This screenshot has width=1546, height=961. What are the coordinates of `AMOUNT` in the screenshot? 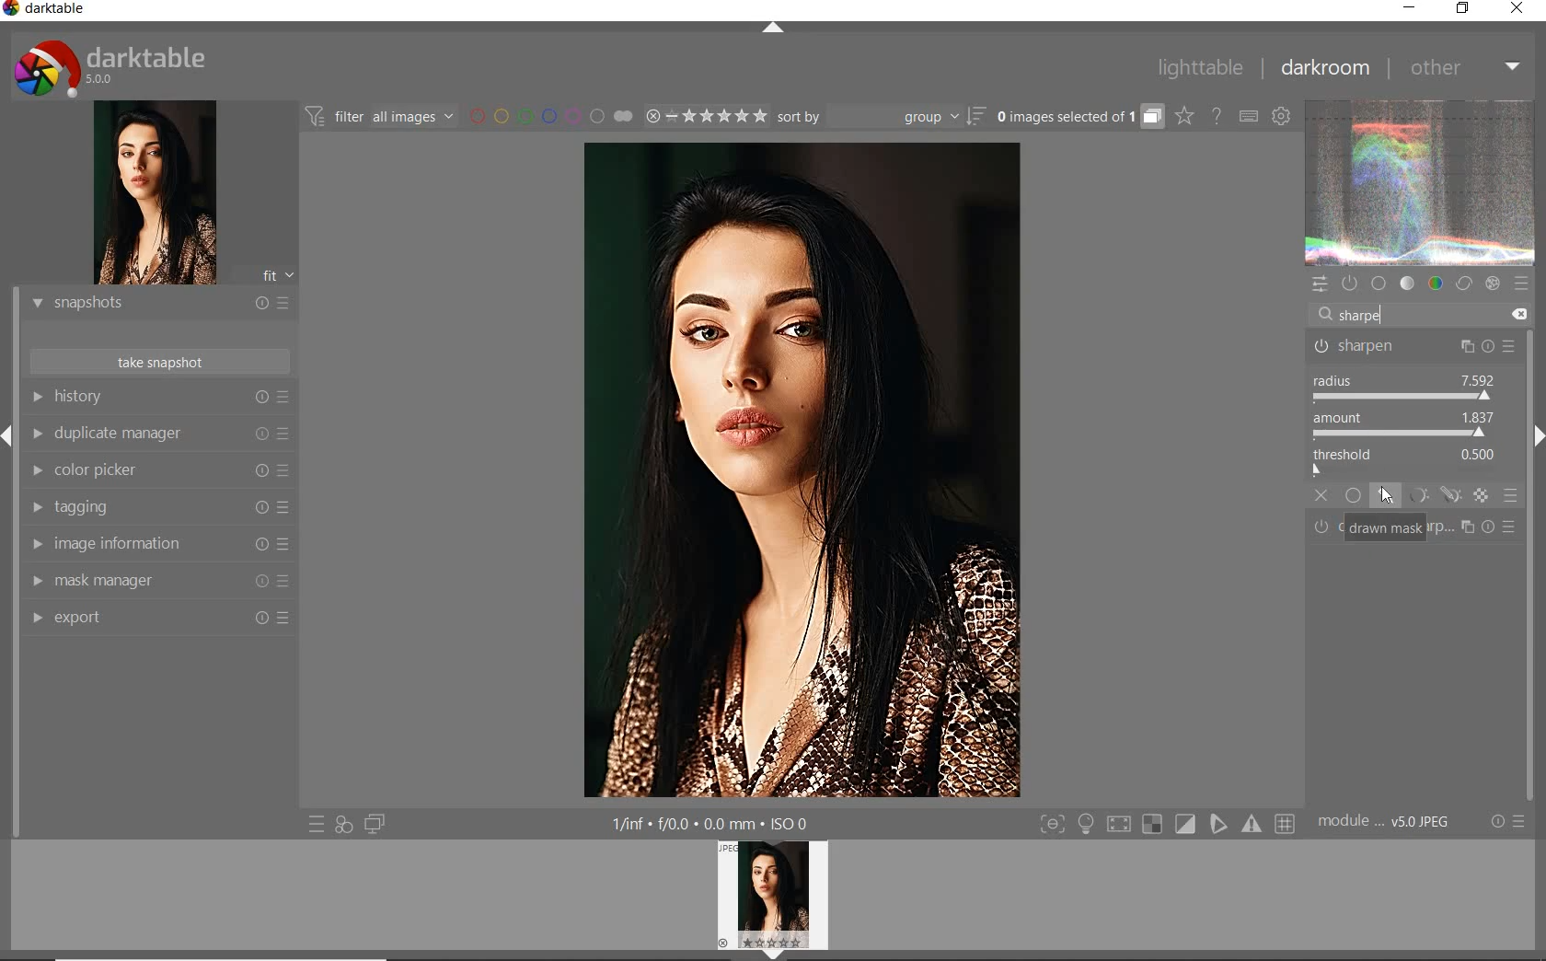 It's located at (1404, 424).